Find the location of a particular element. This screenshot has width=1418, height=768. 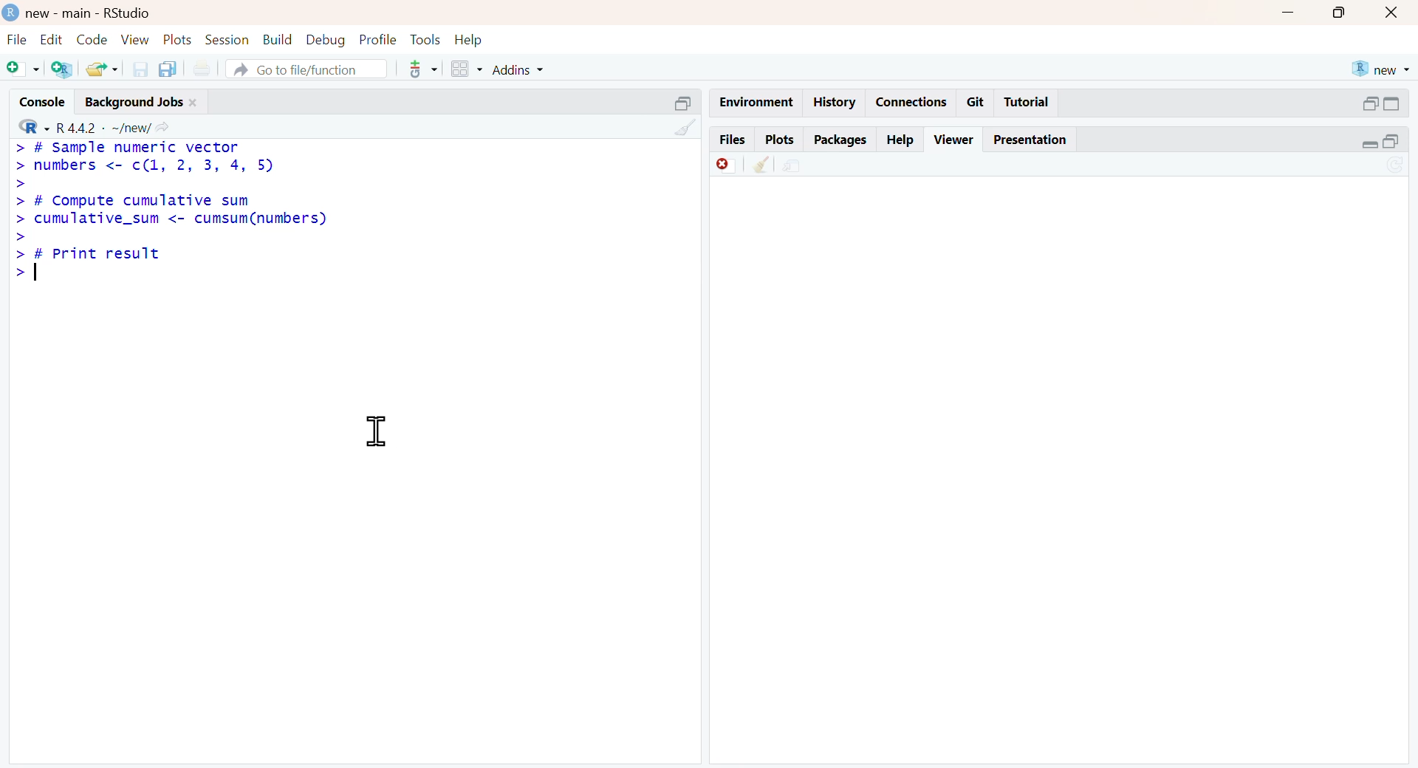

add file as is located at coordinates (25, 69).